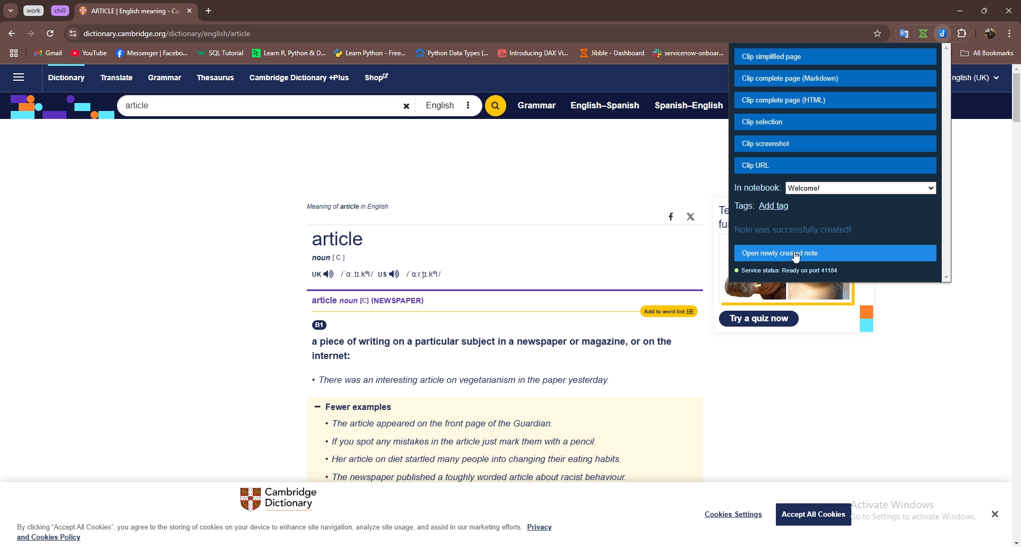 This screenshot has height=547, width=1021. Describe the element at coordinates (1017, 99) in the screenshot. I see `scroll bar` at that location.